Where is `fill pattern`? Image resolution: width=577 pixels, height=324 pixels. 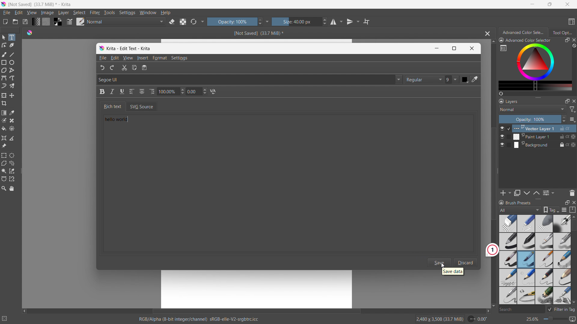 fill pattern is located at coordinates (46, 21).